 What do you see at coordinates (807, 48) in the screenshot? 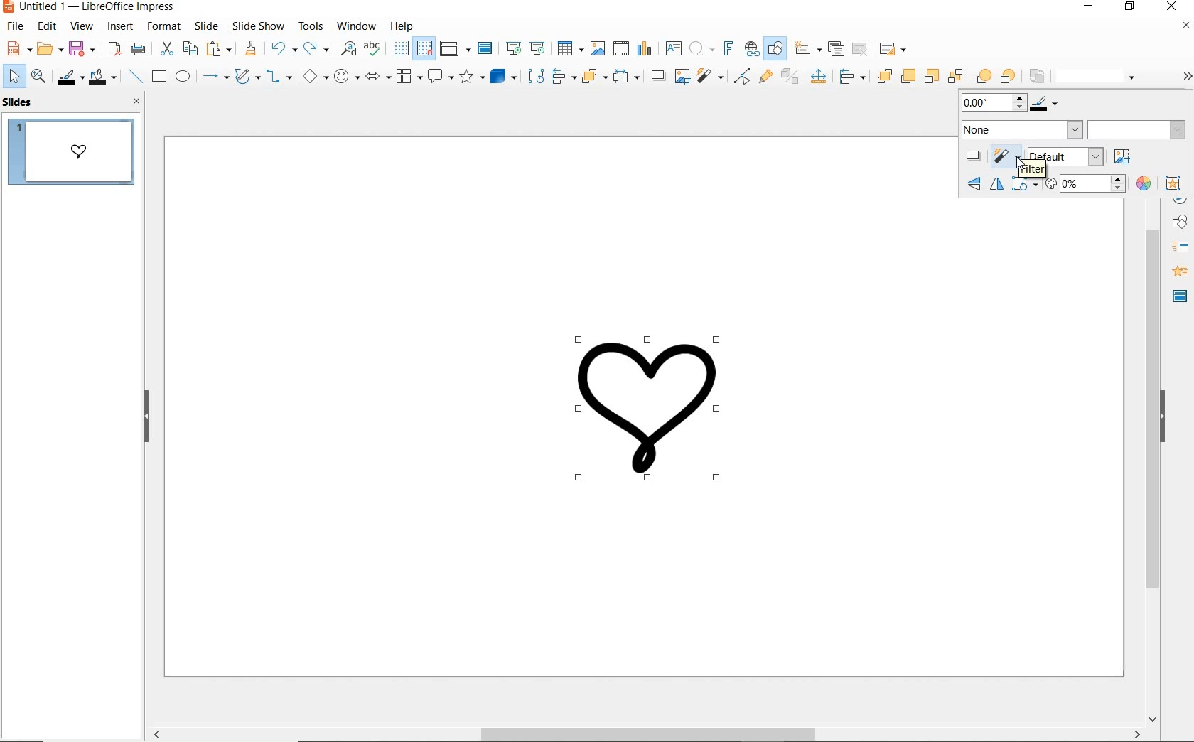
I see `new slide` at bounding box center [807, 48].